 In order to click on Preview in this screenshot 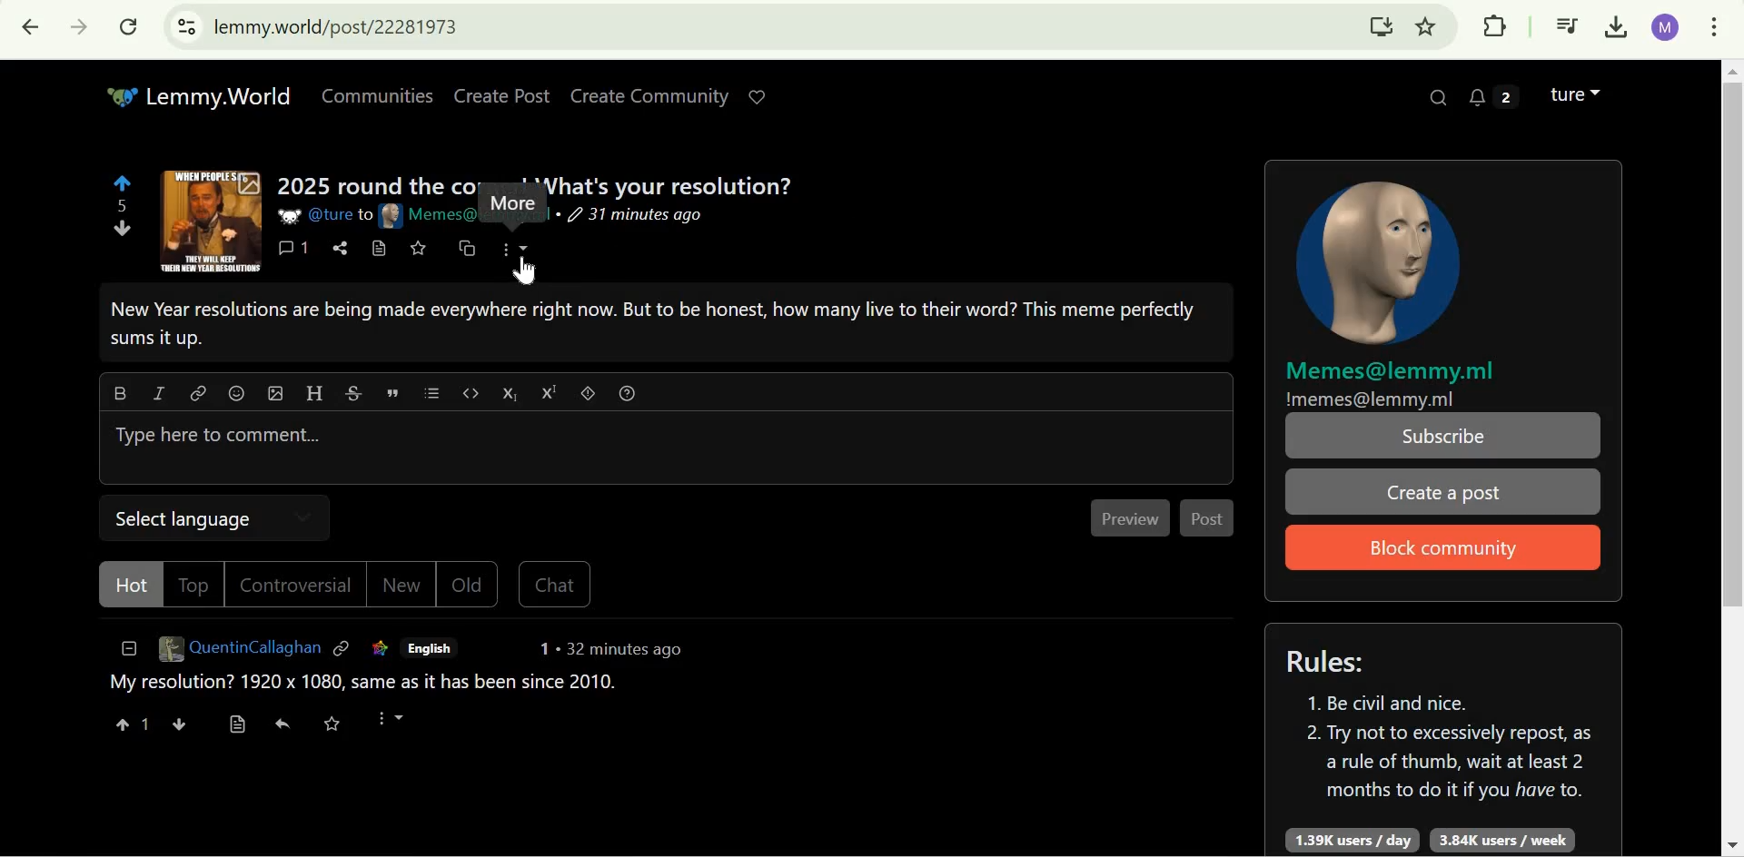, I will do `click(1131, 519)`.